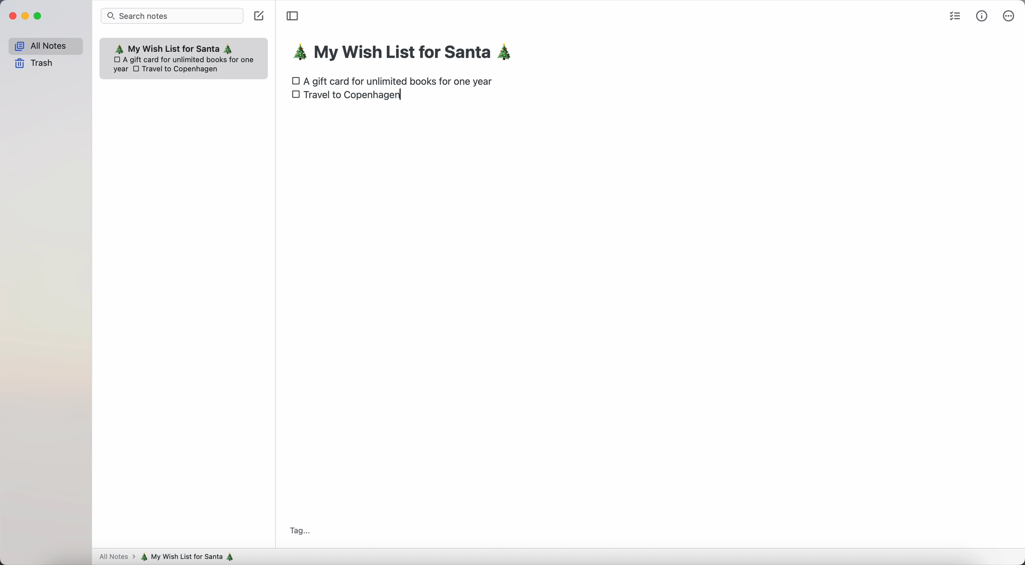  What do you see at coordinates (191, 557) in the screenshot?
I see `my wish list for Santa` at bounding box center [191, 557].